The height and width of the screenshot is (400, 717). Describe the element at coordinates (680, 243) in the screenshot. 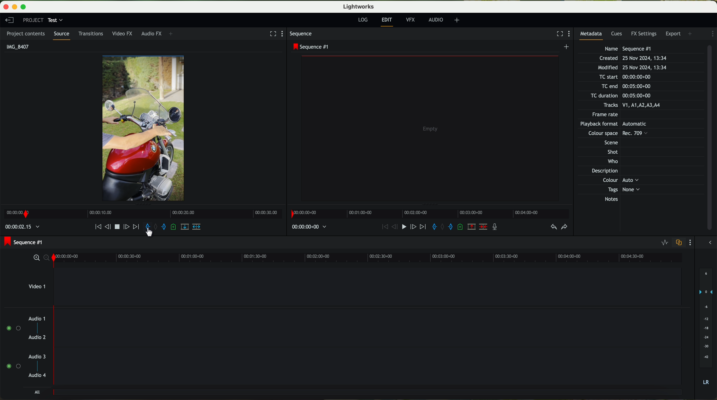

I see `toggle audio track sync` at that location.